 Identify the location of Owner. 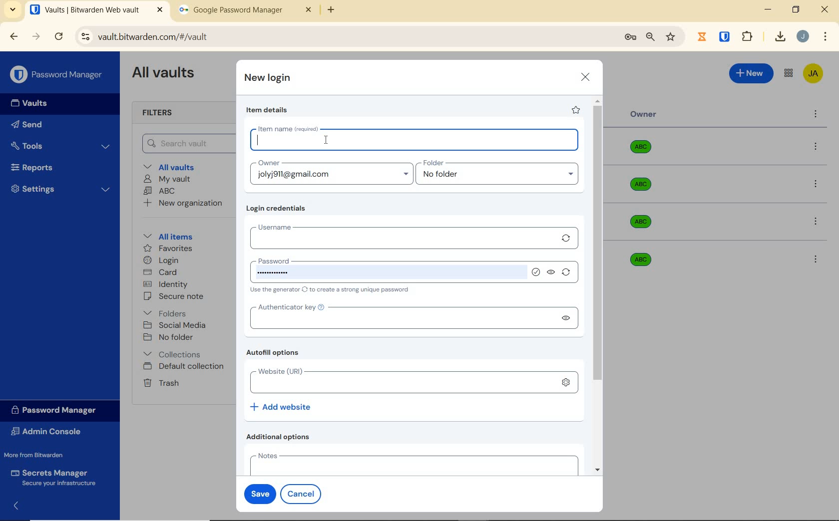
(644, 114).